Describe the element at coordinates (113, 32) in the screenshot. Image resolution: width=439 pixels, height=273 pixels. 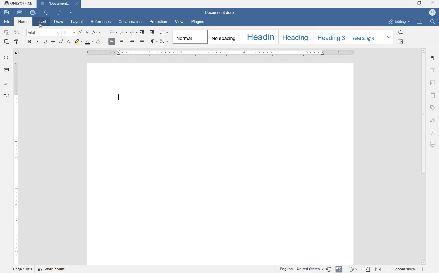
I see `BULLETS` at that location.